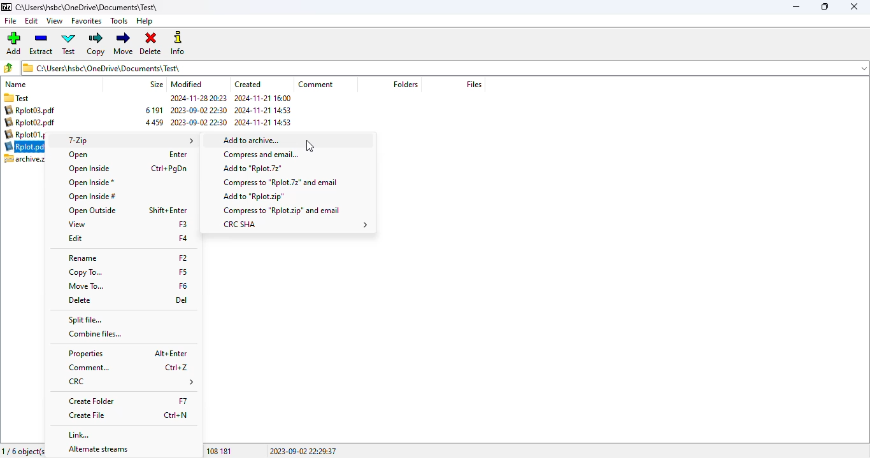 This screenshot has width=870, height=458. What do you see at coordinates (92, 197) in the screenshot?
I see `open inside#` at bounding box center [92, 197].